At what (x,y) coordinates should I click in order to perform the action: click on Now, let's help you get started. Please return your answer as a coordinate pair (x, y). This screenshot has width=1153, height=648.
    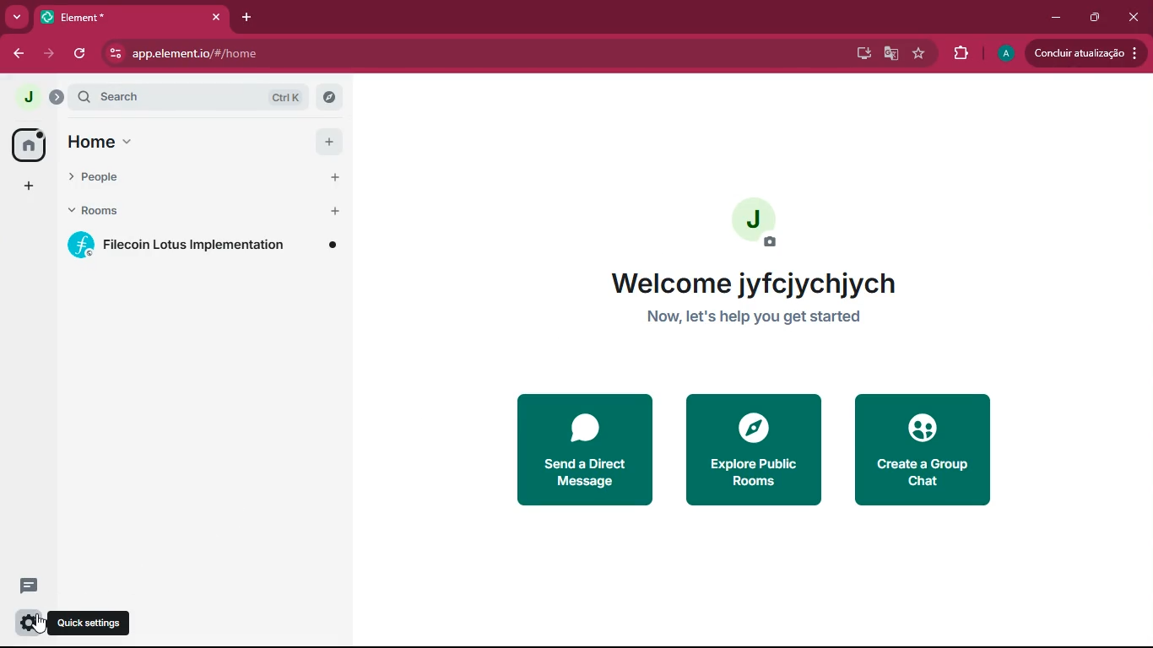
    Looking at the image, I should click on (784, 320).